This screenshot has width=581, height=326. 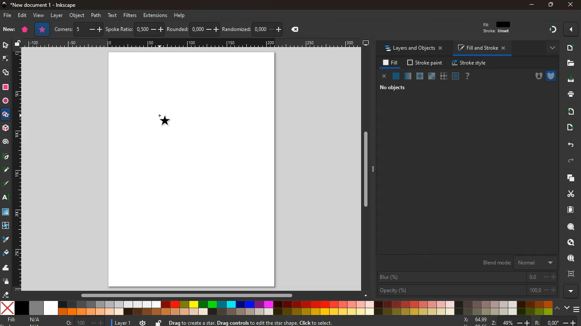 What do you see at coordinates (470, 63) in the screenshot?
I see `stroke style` at bounding box center [470, 63].